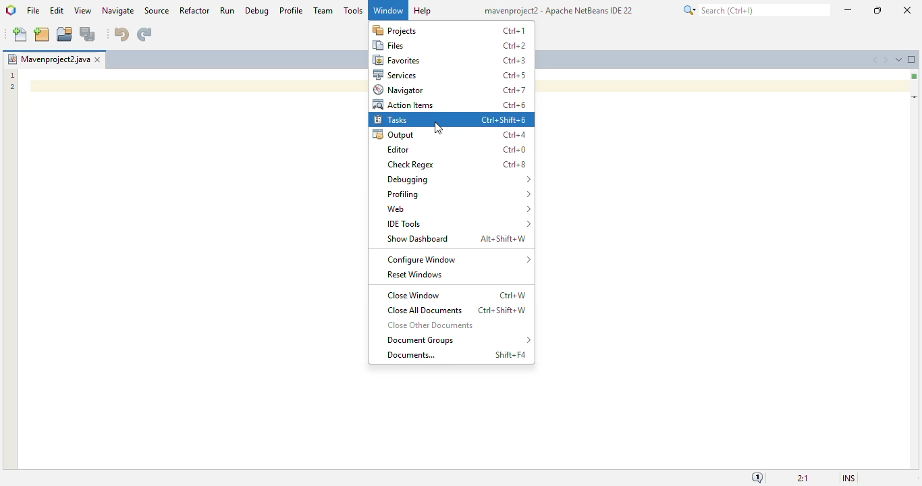 Image resolution: width=922 pixels, height=486 pixels. I want to click on cursor, so click(438, 128).